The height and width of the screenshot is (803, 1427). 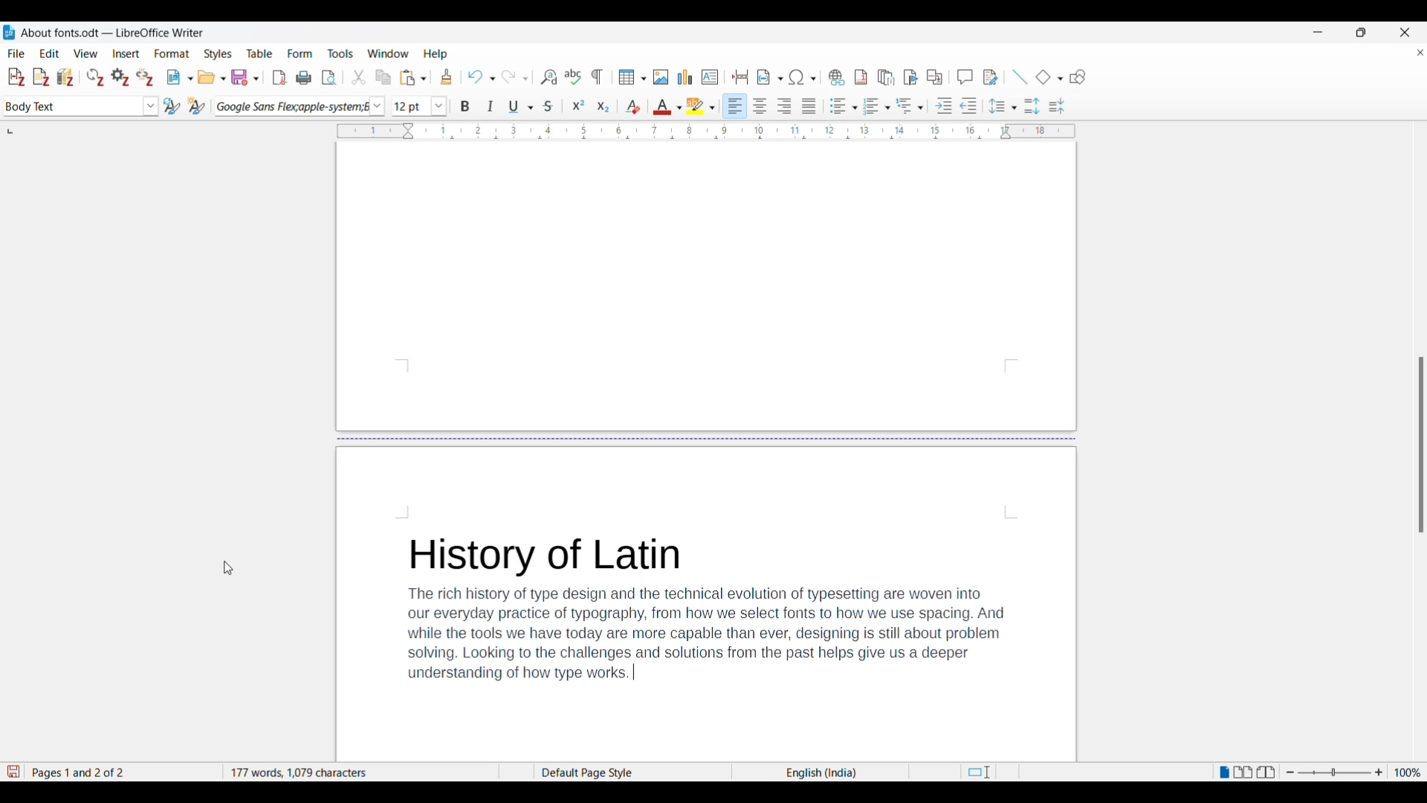 What do you see at coordinates (549, 77) in the screenshot?
I see `Find and replace` at bounding box center [549, 77].